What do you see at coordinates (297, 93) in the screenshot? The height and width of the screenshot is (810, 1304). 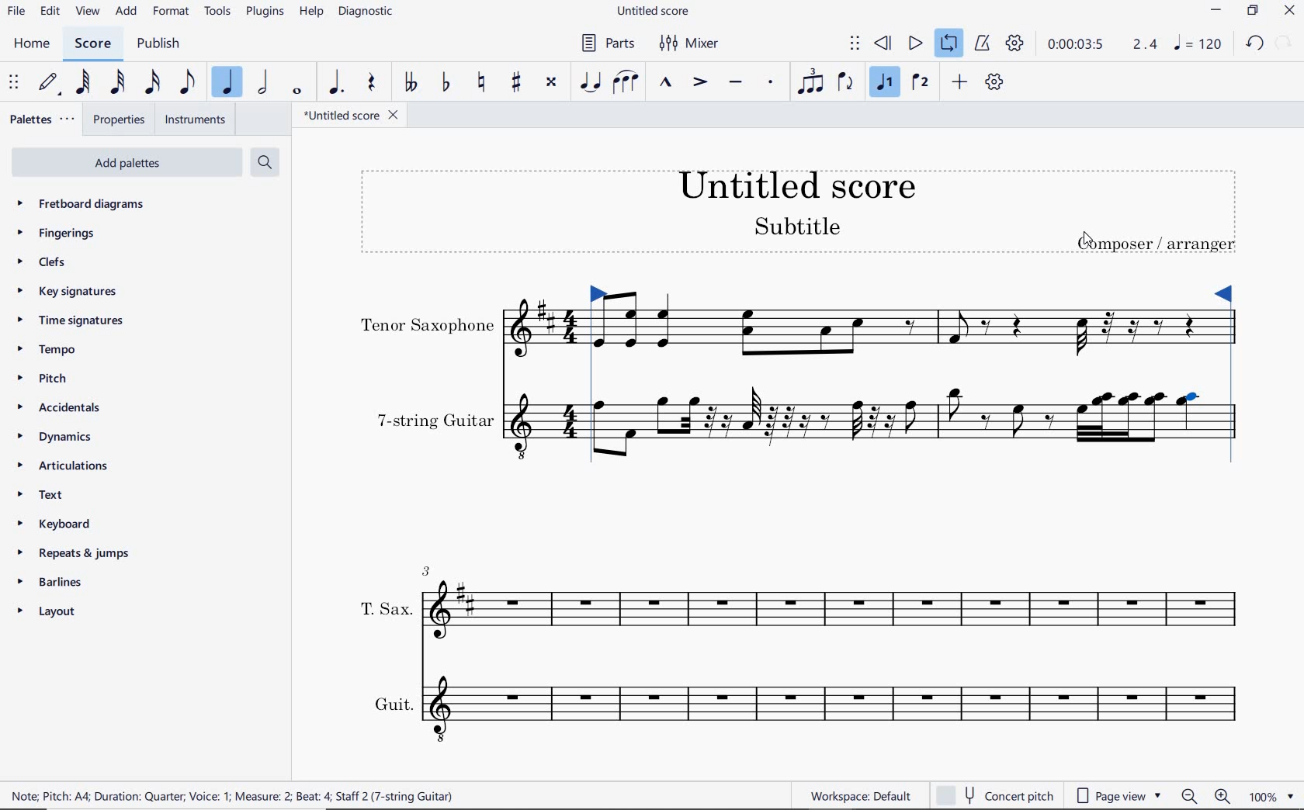 I see `WHOLE NOTE` at bounding box center [297, 93].